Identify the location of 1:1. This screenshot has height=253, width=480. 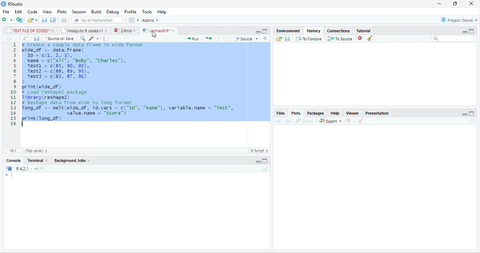
(12, 151).